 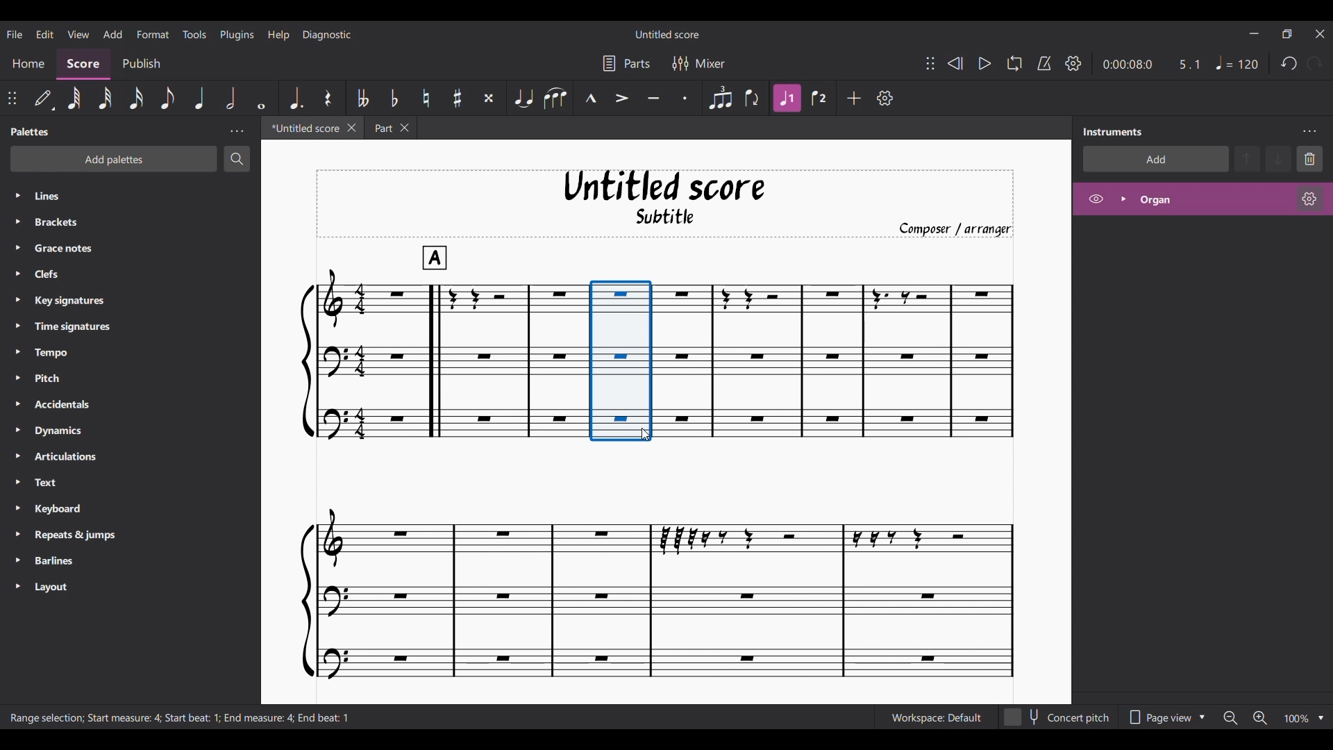 What do you see at coordinates (105, 99) in the screenshot?
I see `32nd note` at bounding box center [105, 99].